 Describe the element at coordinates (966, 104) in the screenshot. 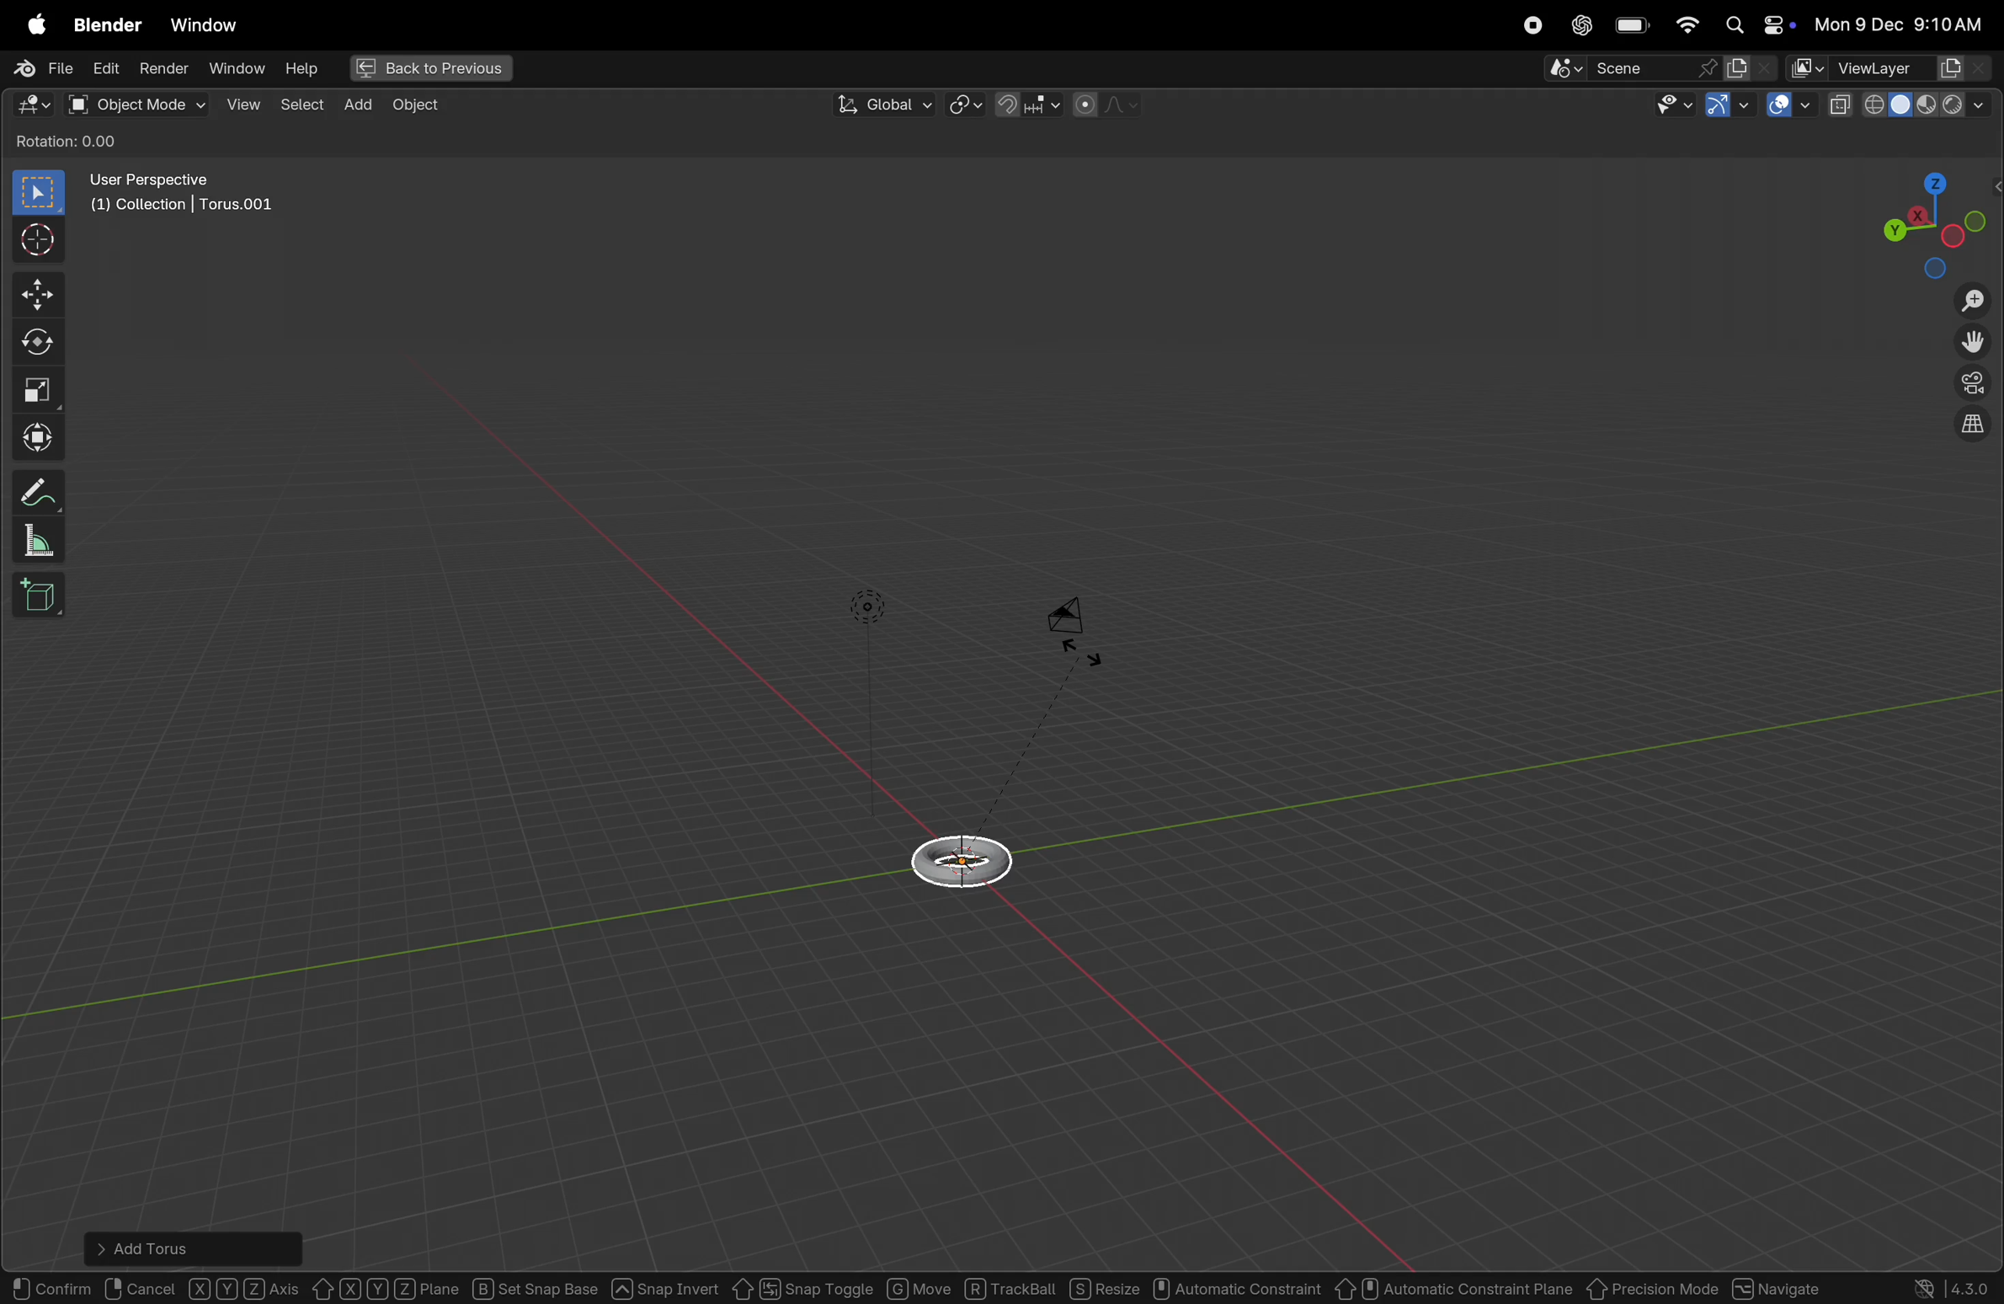

I see `ransformpviot point` at that location.